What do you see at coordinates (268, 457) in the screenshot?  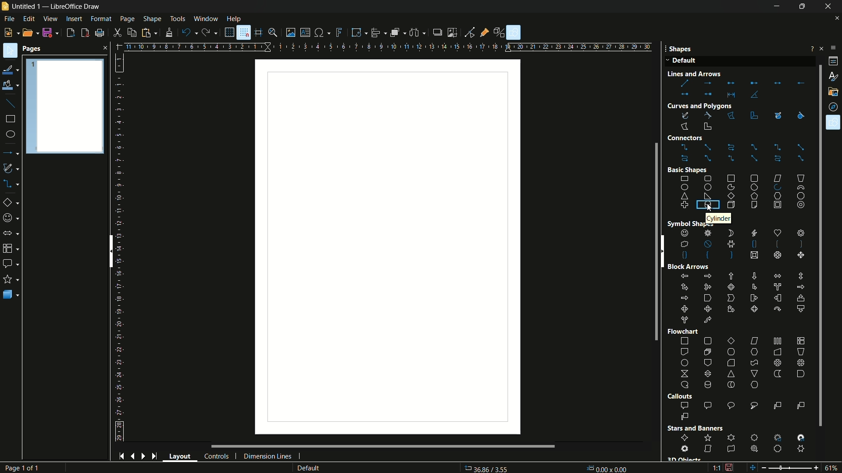 I see `dimension lines` at bounding box center [268, 457].